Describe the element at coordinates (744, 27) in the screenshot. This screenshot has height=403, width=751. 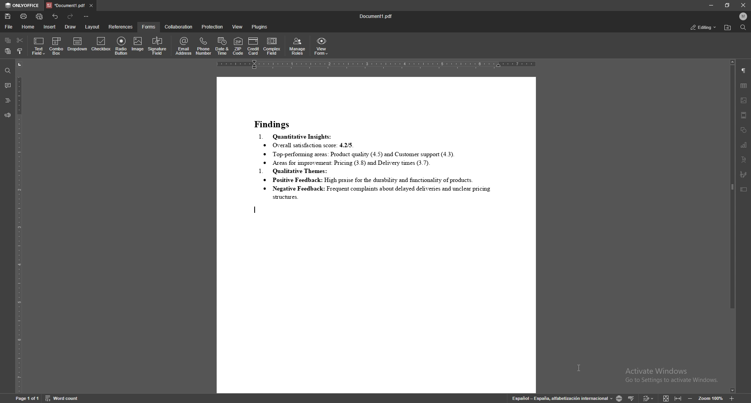
I see `find` at that location.